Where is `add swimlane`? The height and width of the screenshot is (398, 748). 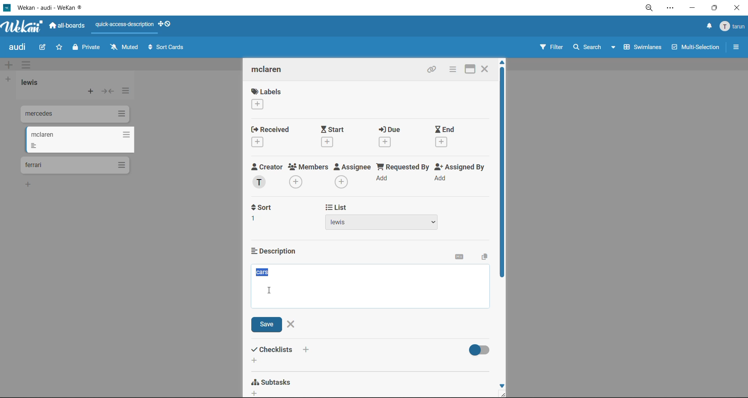
add swimlane is located at coordinates (11, 65).